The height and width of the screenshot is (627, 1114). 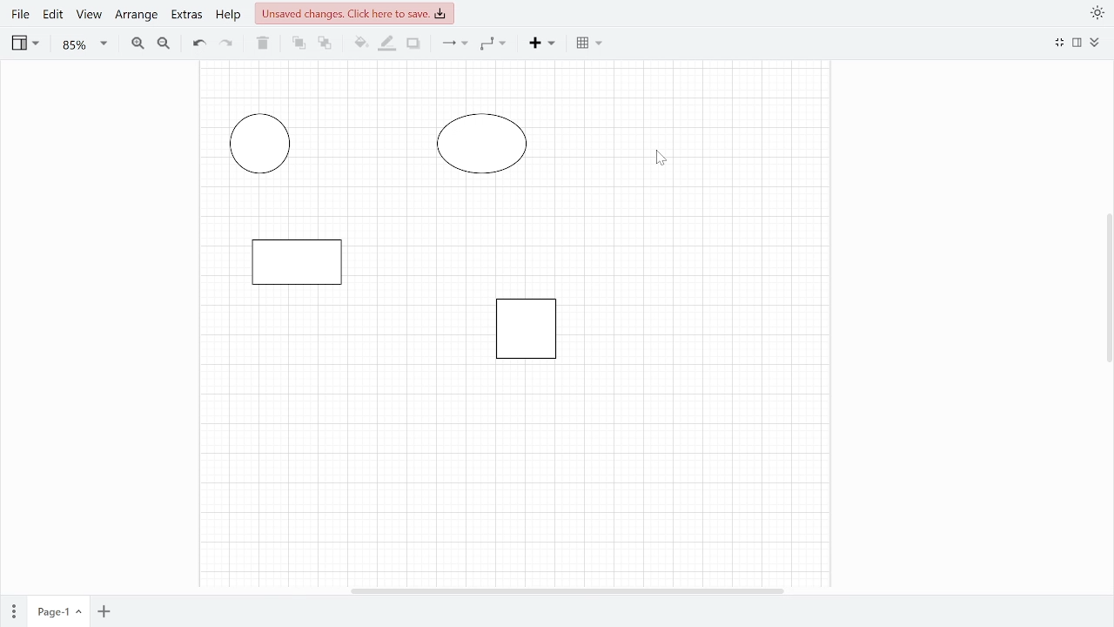 What do you see at coordinates (524, 327) in the screenshot?
I see `rectangle` at bounding box center [524, 327].